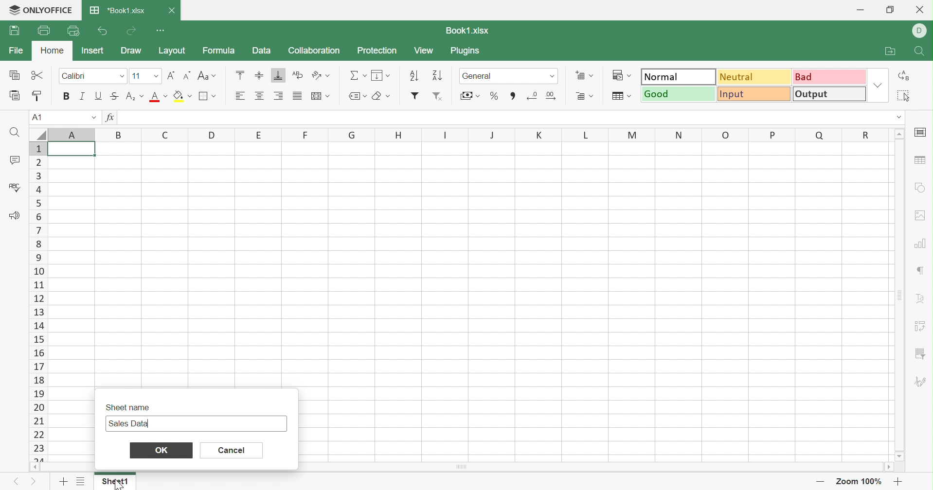 This screenshot has height=490, width=933. What do you see at coordinates (467, 30) in the screenshot?
I see `Book1.xlsx` at bounding box center [467, 30].